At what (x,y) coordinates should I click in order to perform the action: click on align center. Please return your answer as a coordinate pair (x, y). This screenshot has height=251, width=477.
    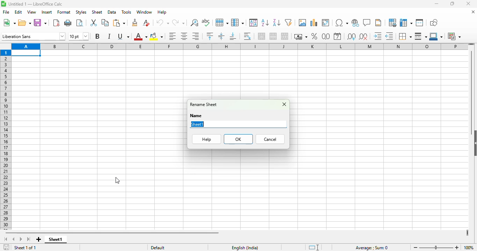
    Looking at the image, I should click on (184, 36).